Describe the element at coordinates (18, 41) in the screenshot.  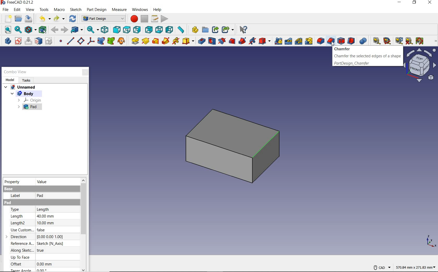
I see `create sketch` at that location.